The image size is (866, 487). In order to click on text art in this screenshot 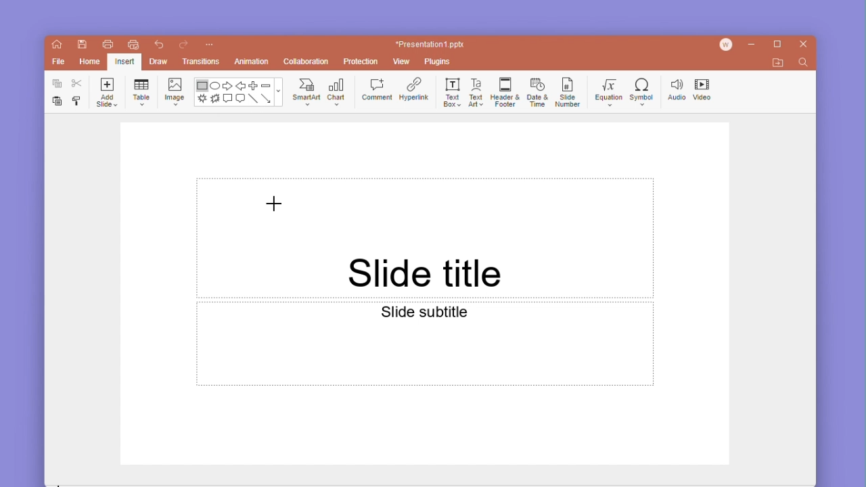, I will do `click(476, 91)`.